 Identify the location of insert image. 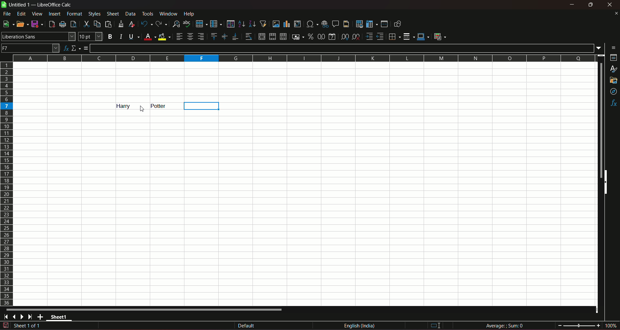
(276, 24).